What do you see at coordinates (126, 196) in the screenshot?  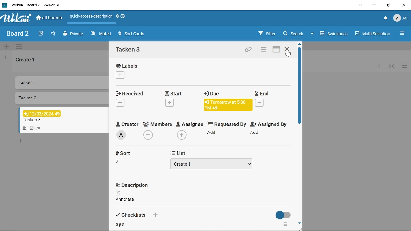 I see `Annotate` at bounding box center [126, 196].